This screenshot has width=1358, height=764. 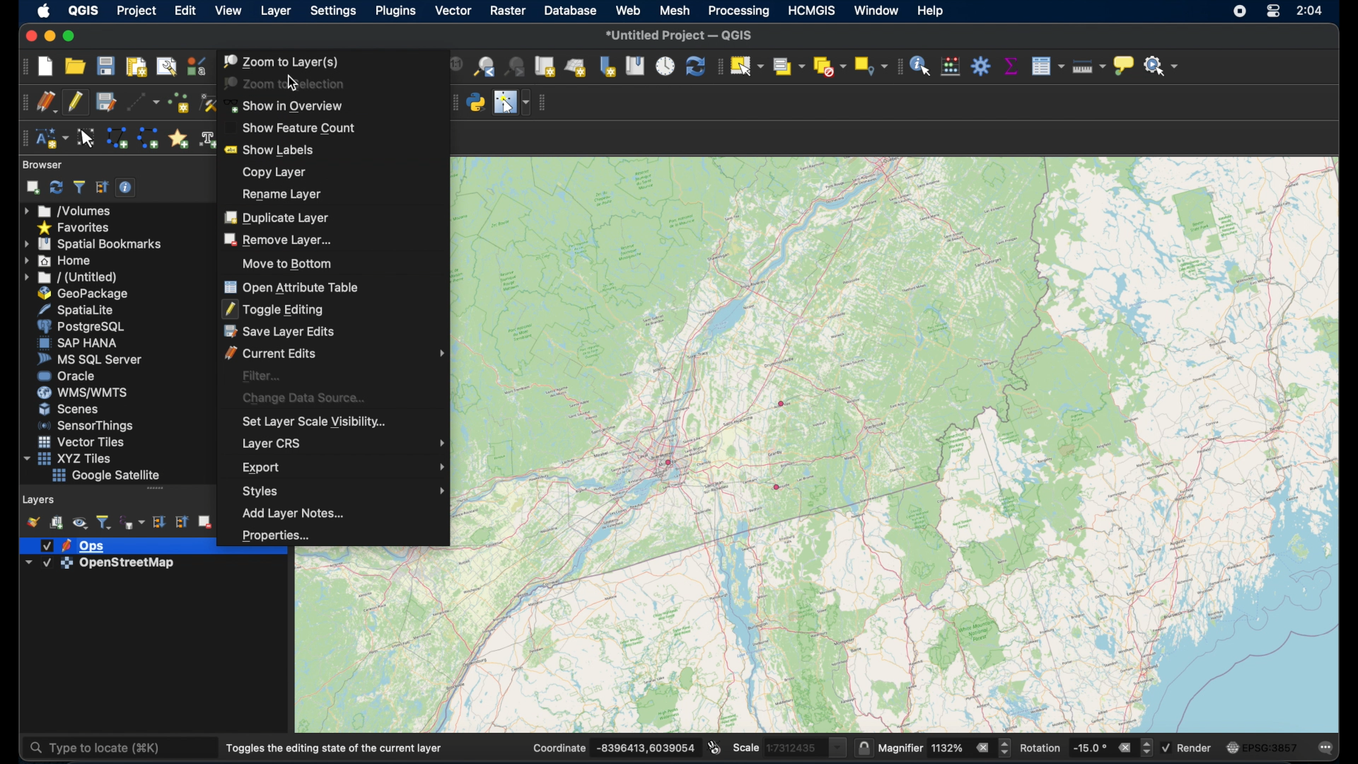 What do you see at coordinates (830, 66) in the screenshot?
I see `deselect features from all layers` at bounding box center [830, 66].